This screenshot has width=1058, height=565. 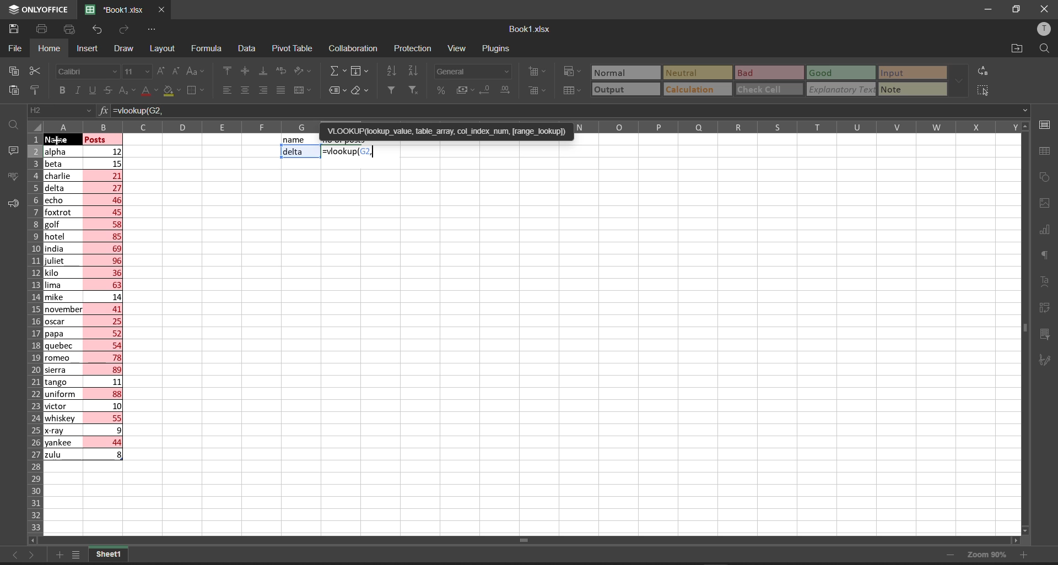 I want to click on draw, so click(x=122, y=48).